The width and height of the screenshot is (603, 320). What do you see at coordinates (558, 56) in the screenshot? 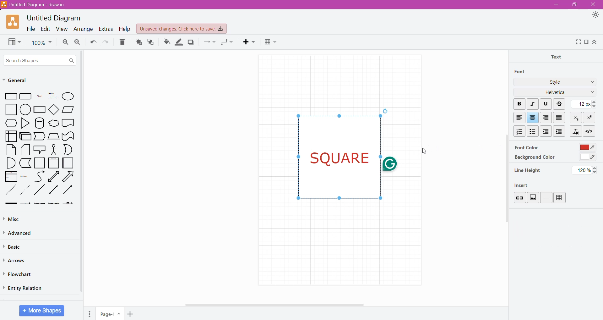
I see `Text` at bounding box center [558, 56].